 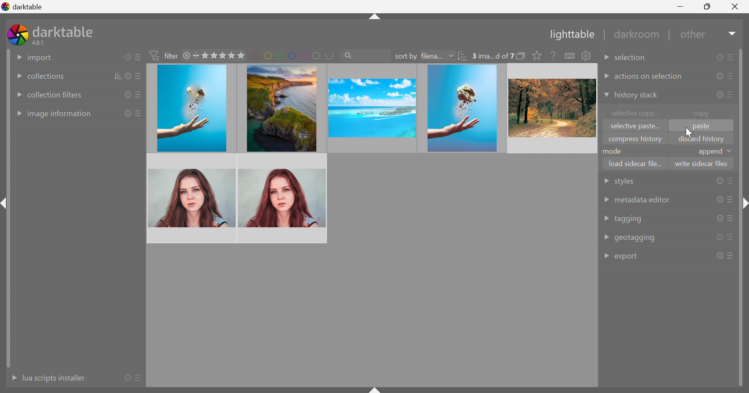 I want to click on geotagging, so click(x=635, y=238).